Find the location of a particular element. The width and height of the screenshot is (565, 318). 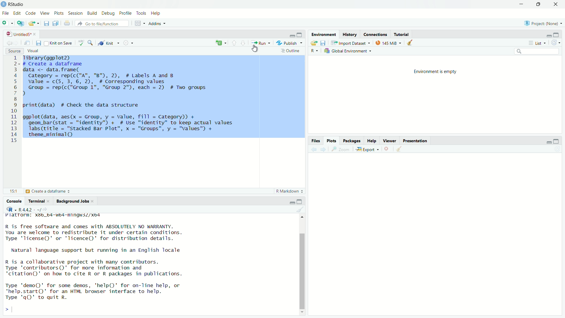

Plots is located at coordinates (59, 13).